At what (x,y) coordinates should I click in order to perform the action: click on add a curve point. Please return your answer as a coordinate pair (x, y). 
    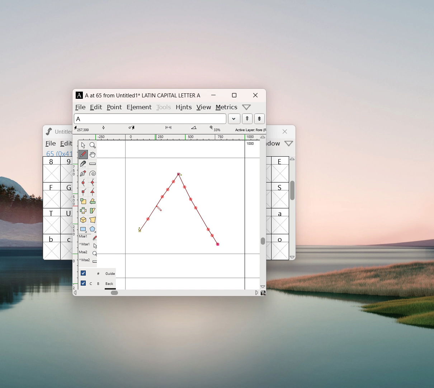
    Looking at the image, I should click on (83, 183).